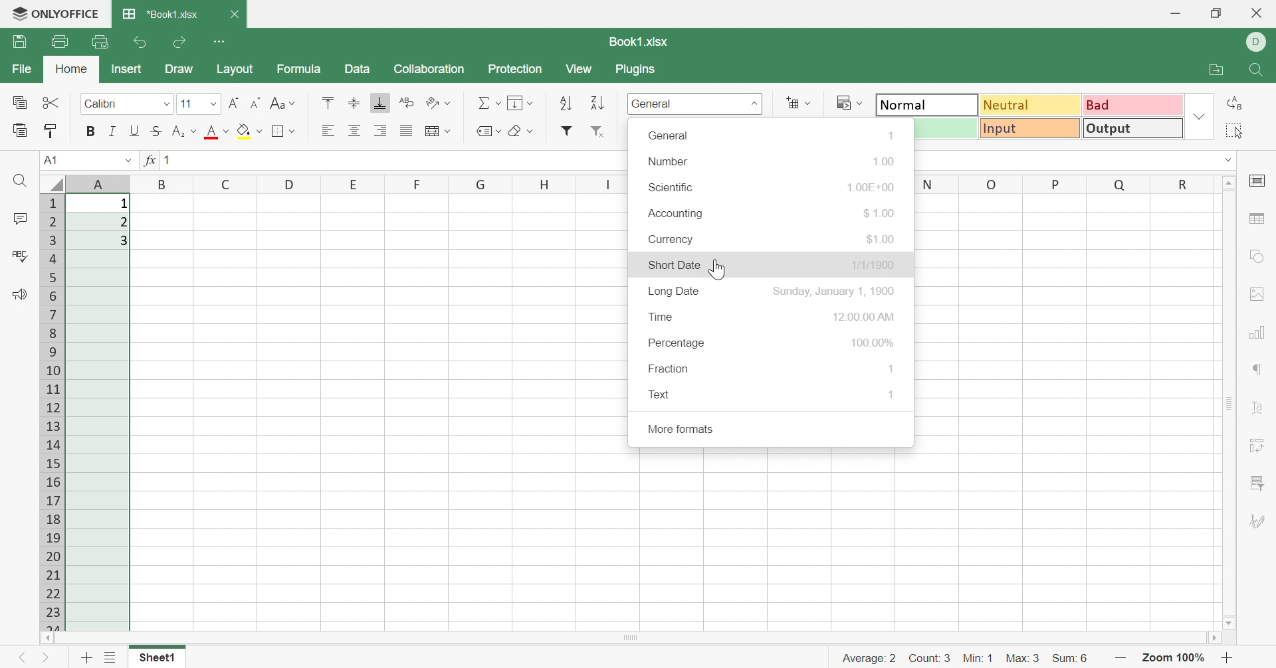 Image resolution: width=1276 pixels, height=668 pixels. What do you see at coordinates (60, 42) in the screenshot?
I see `Print file` at bounding box center [60, 42].